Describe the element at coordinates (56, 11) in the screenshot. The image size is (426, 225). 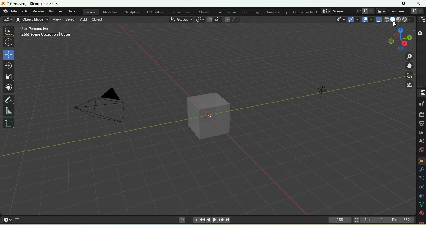
I see `Window` at that location.